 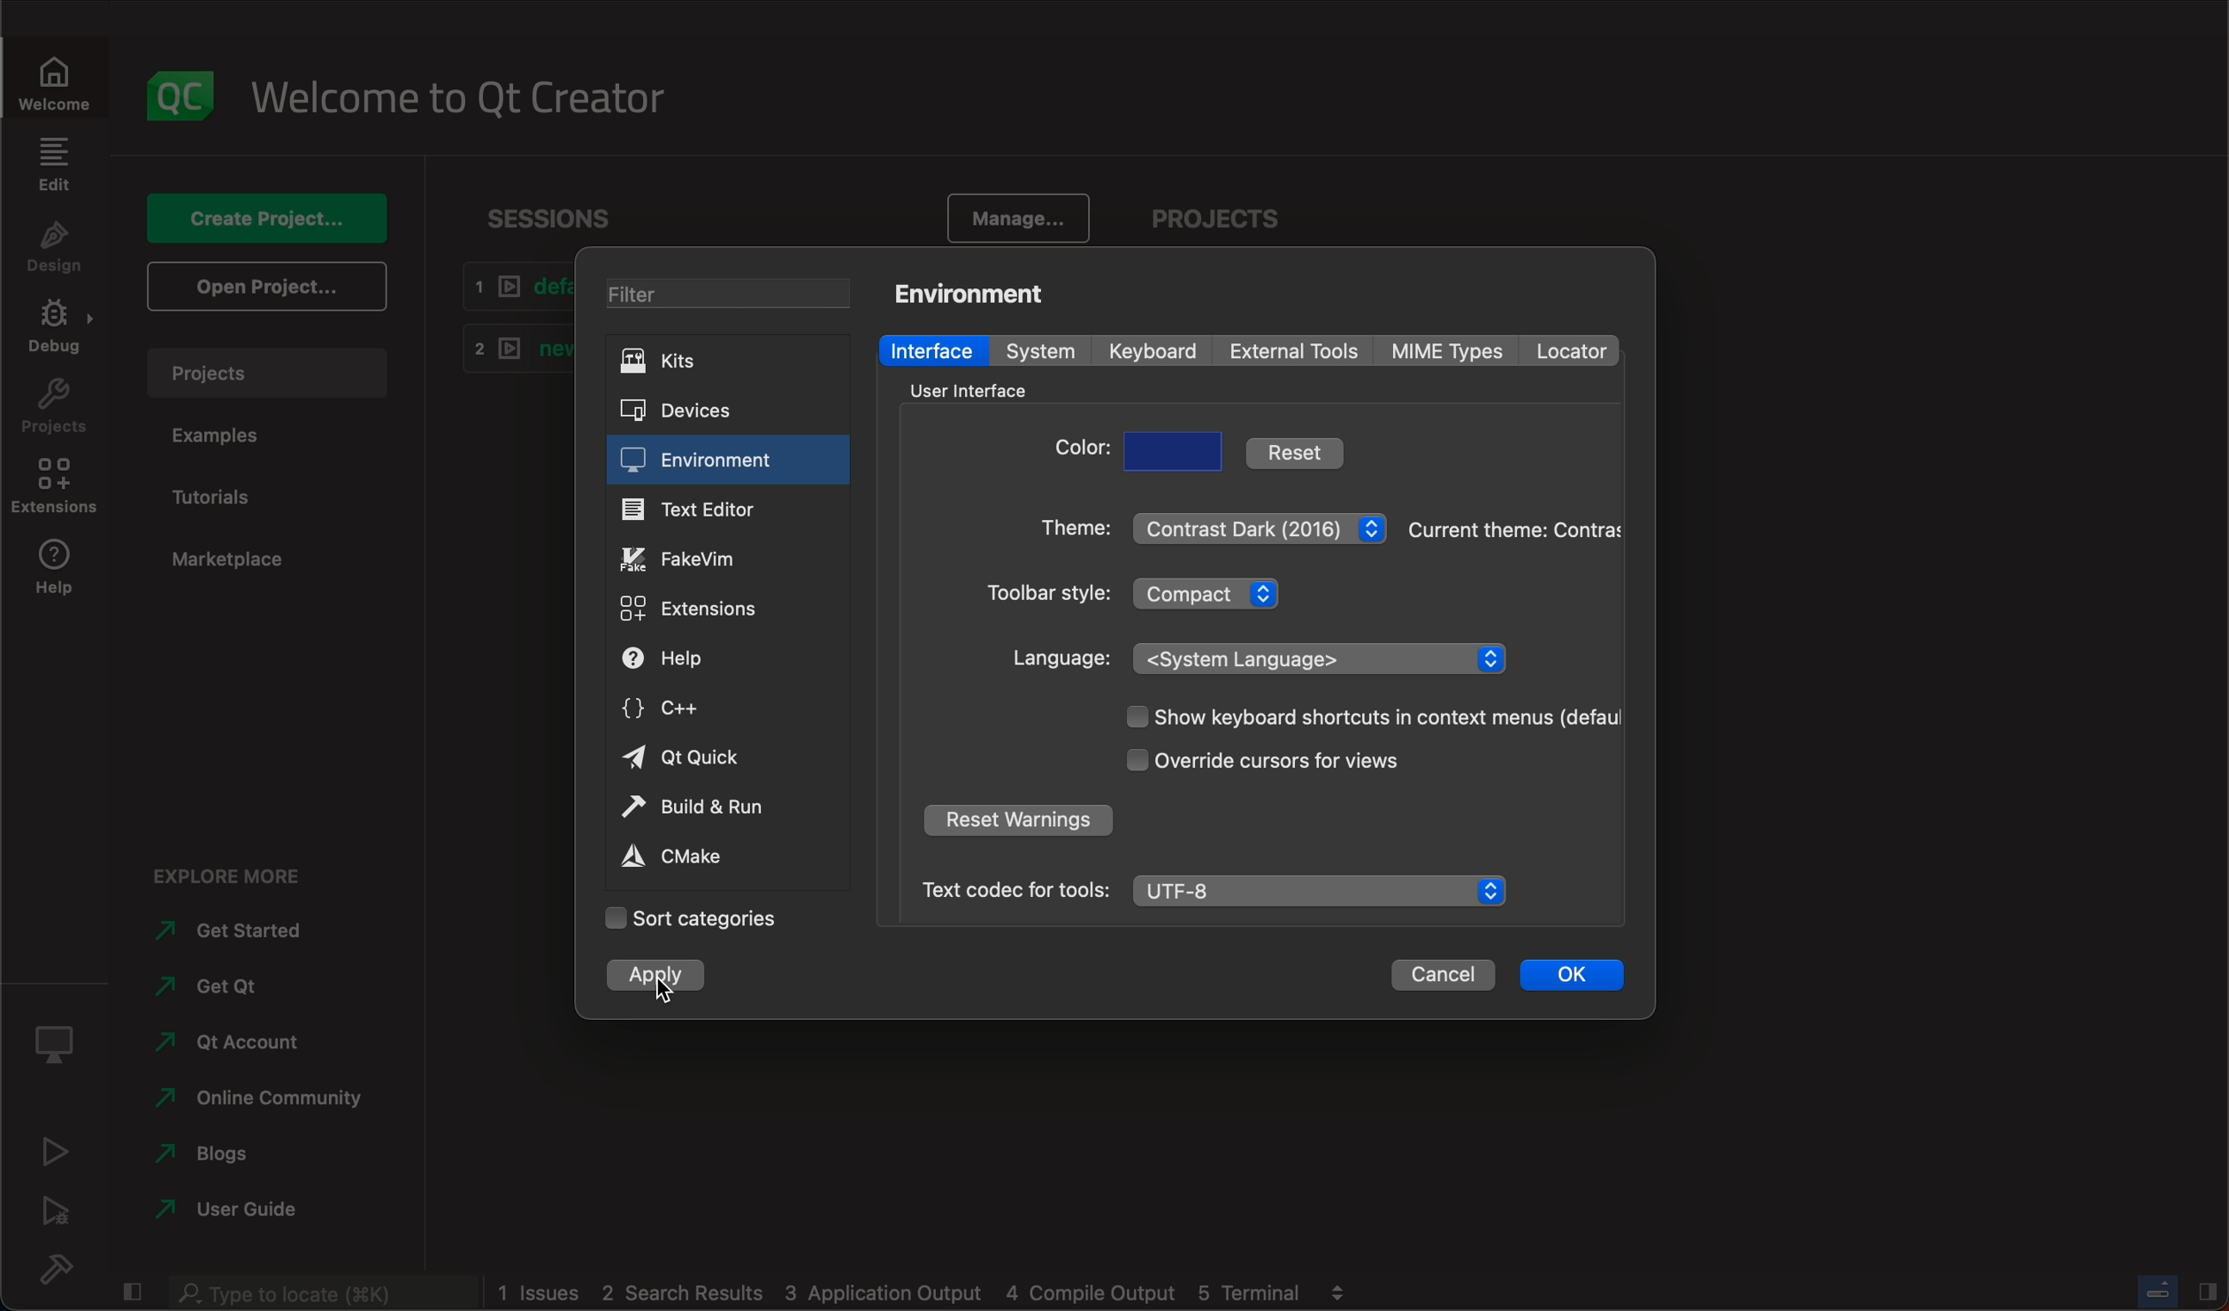 What do you see at coordinates (1443, 975) in the screenshot?
I see `cancel` at bounding box center [1443, 975].